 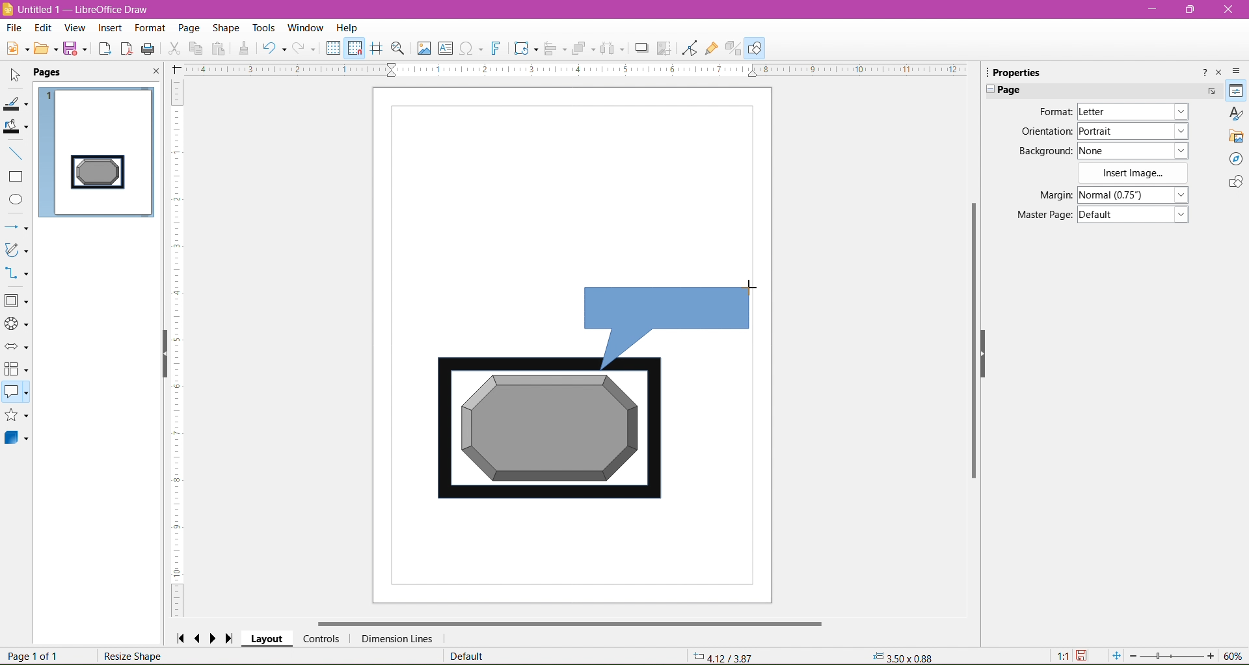 What do you see at coordinates (711, 48) in the screenshot?
I see `Show Gluepoint Functions` at bounding box center [711, 48].